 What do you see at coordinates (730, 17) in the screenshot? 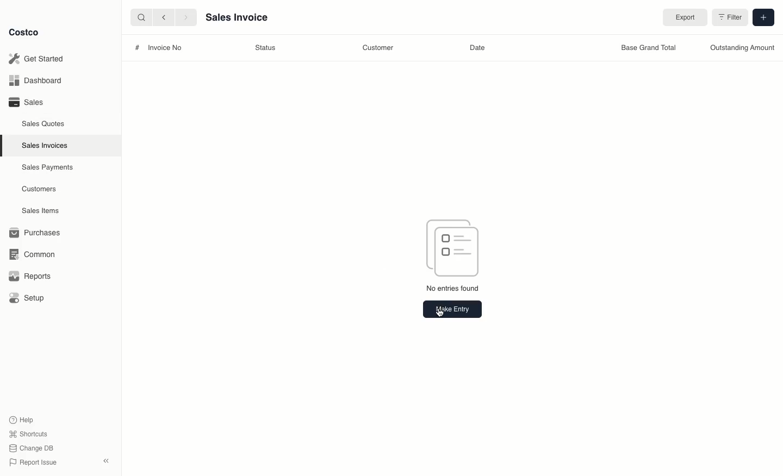
I see `Filter` at bounding box center [730, 17].